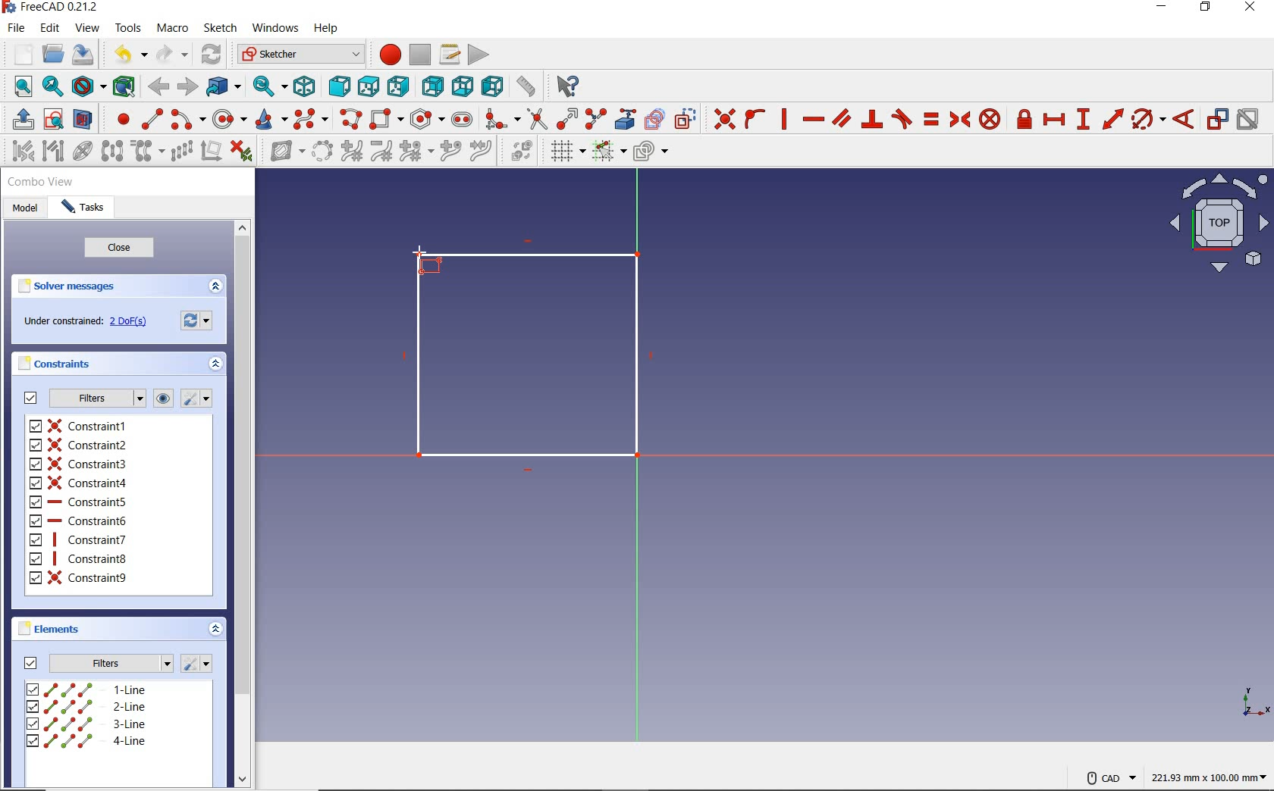 The image size is (1274, 791). What do you see at coordinates (79, 539) in the screenshot?
I see `constraint7` at bounding box center [79, 539].